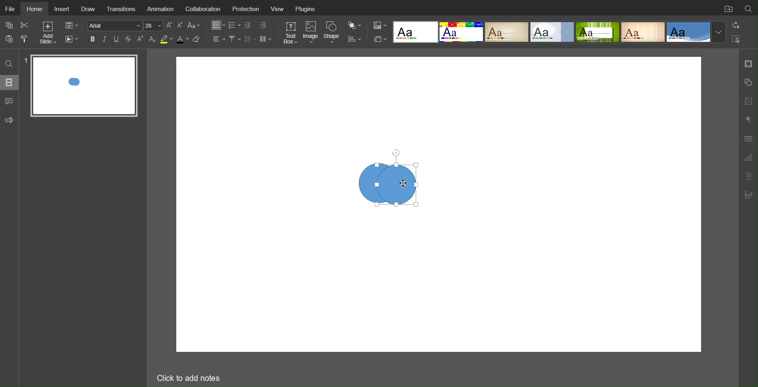 This screenshot has width=758, height=387. What do you see at coordinates (174, 25) in the screenshot?
I see `Font Size` at bounding box center [174, 25].